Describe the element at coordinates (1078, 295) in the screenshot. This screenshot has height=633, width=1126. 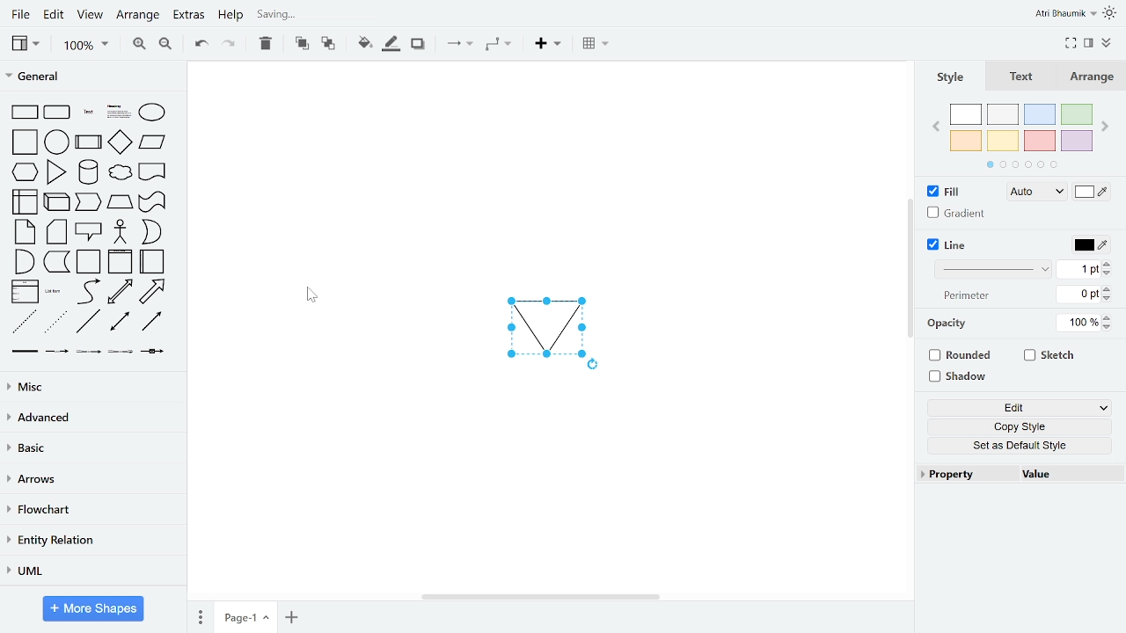
I see `current perimeter` at that location.